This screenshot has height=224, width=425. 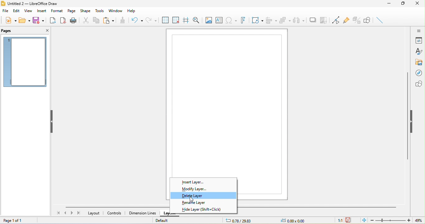 What do you see at coordinates (337, 221) in the screenshot?
I see `1:1` at bounding box center [337, 221].